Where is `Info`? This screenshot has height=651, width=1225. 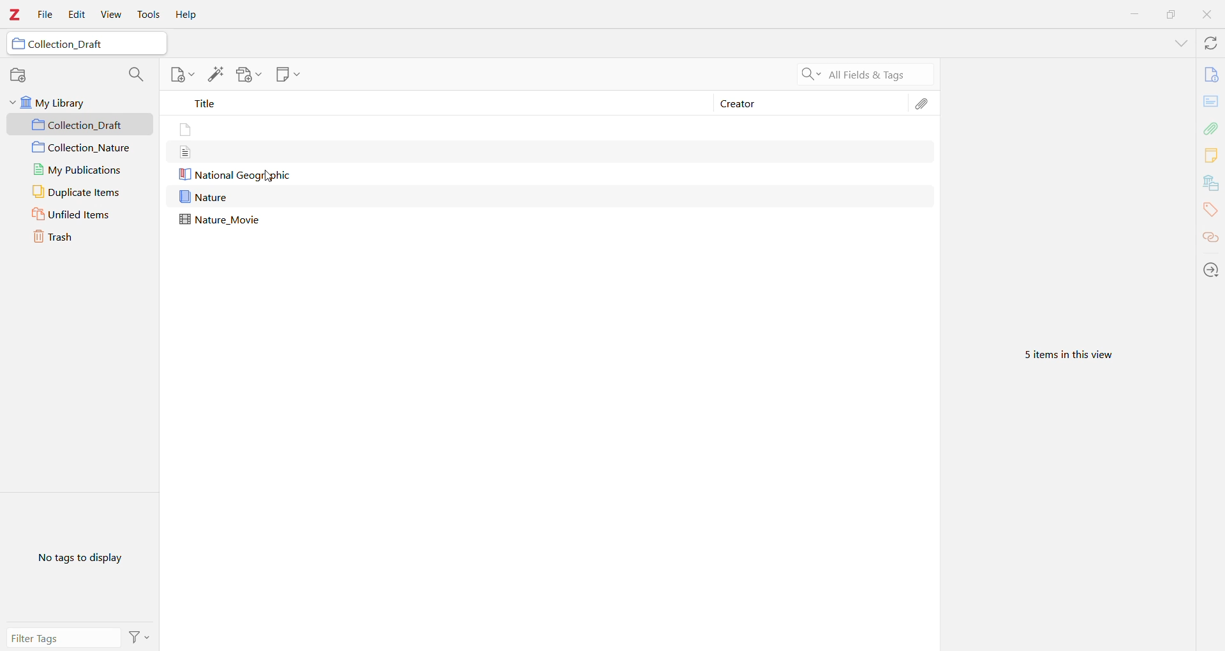
Info is located at coordinates (1211, 73).